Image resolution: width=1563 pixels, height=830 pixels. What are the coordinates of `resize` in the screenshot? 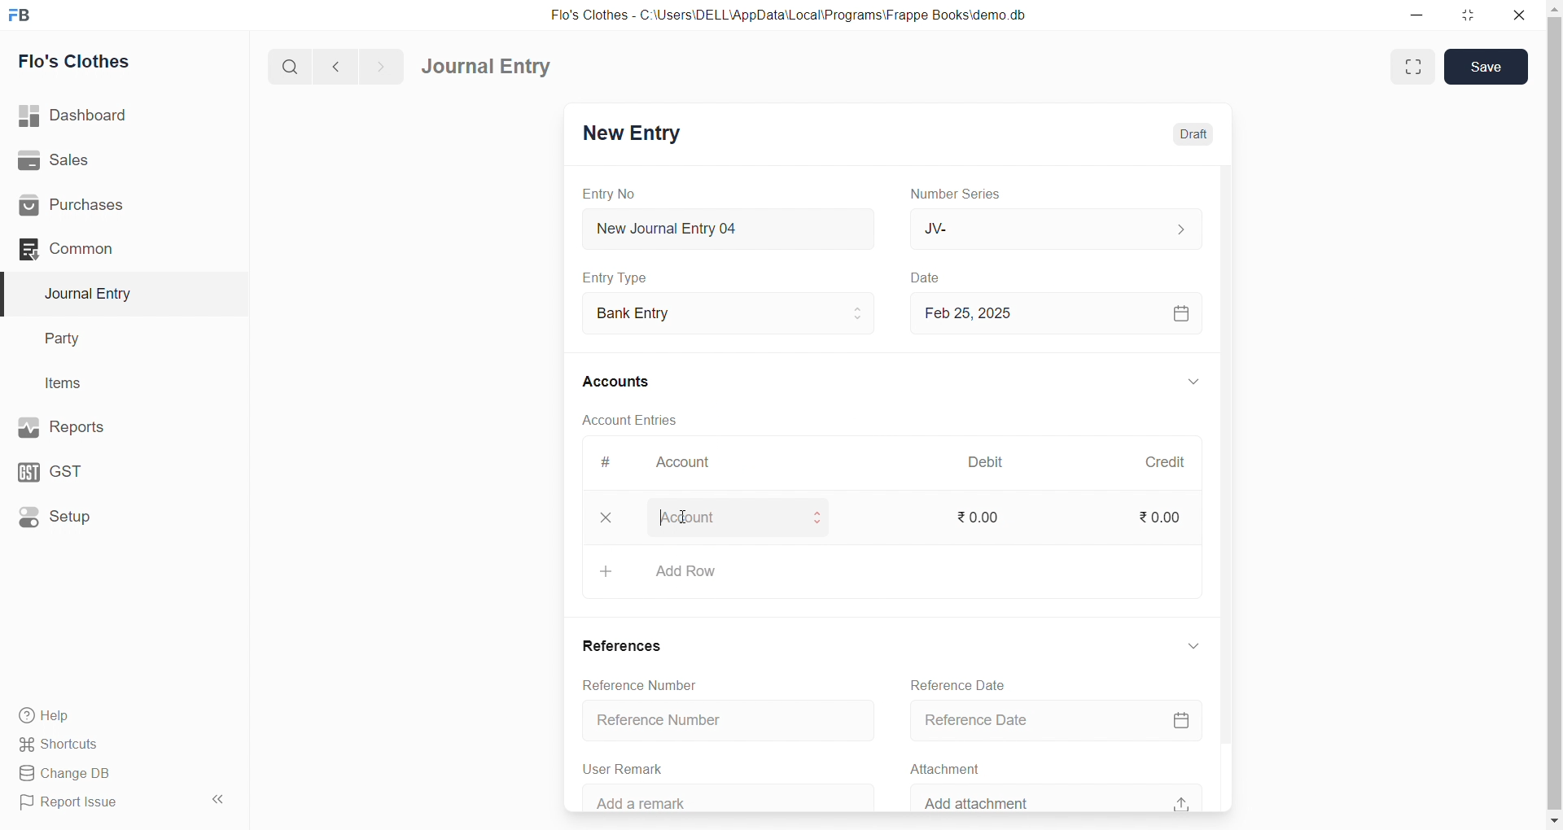 It's located at (1471, 15).